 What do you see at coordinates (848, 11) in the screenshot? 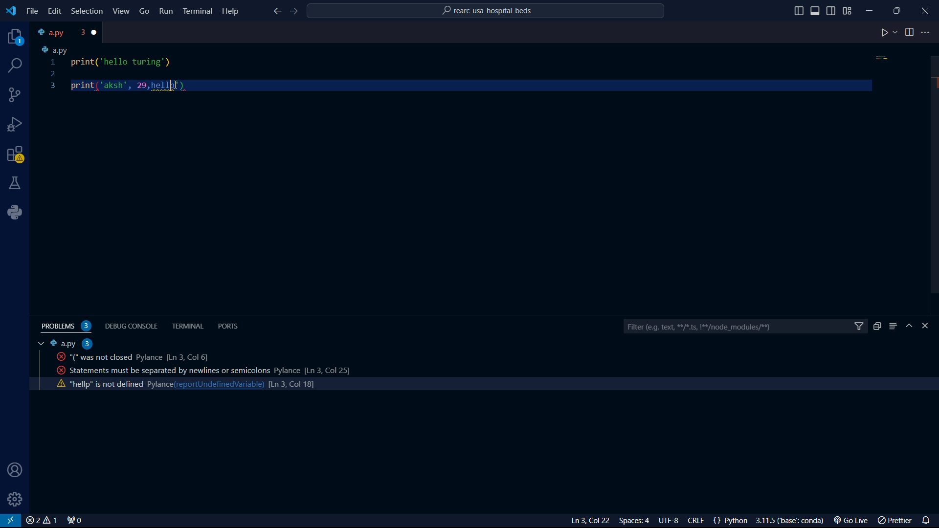
I see `grid view` at bounding box center [848, 11].